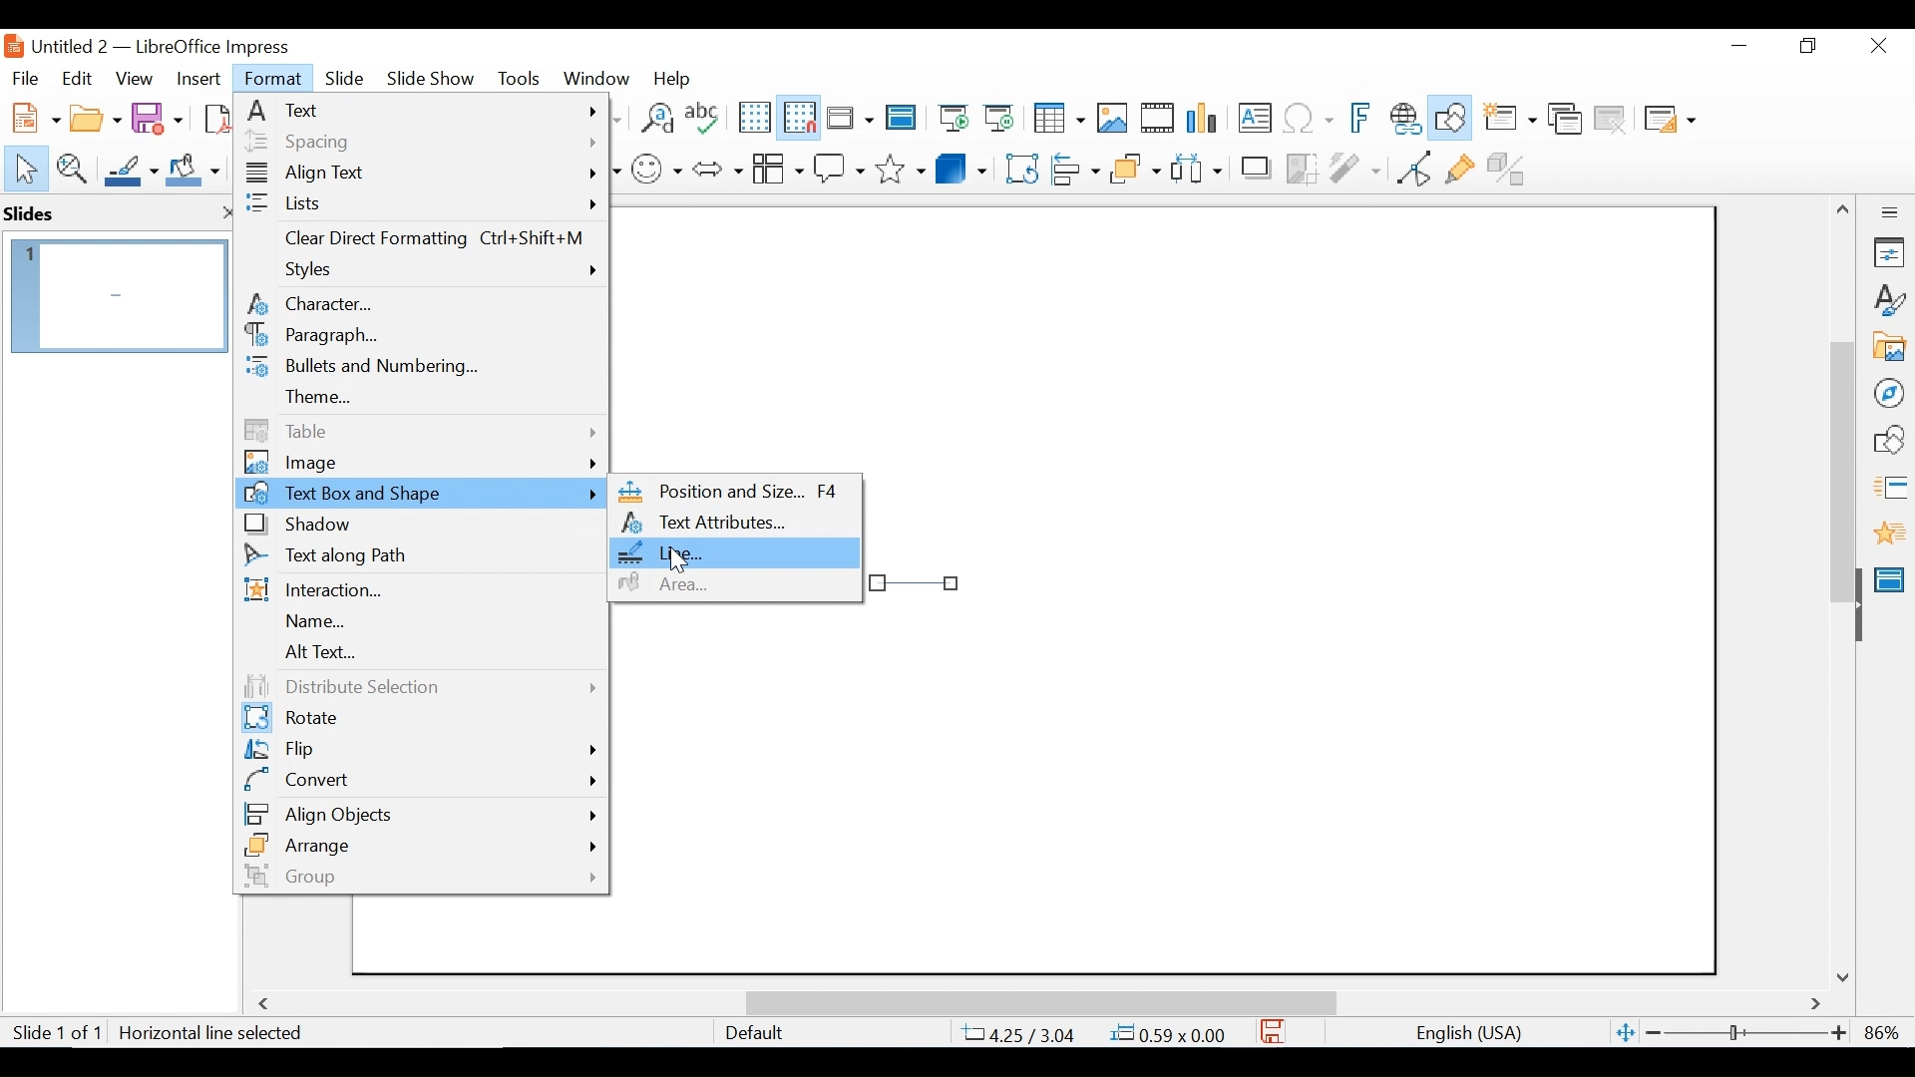 The width and height of the screenshot is (1915, 1077). I want to click on Align Objects, so click(420, 811).